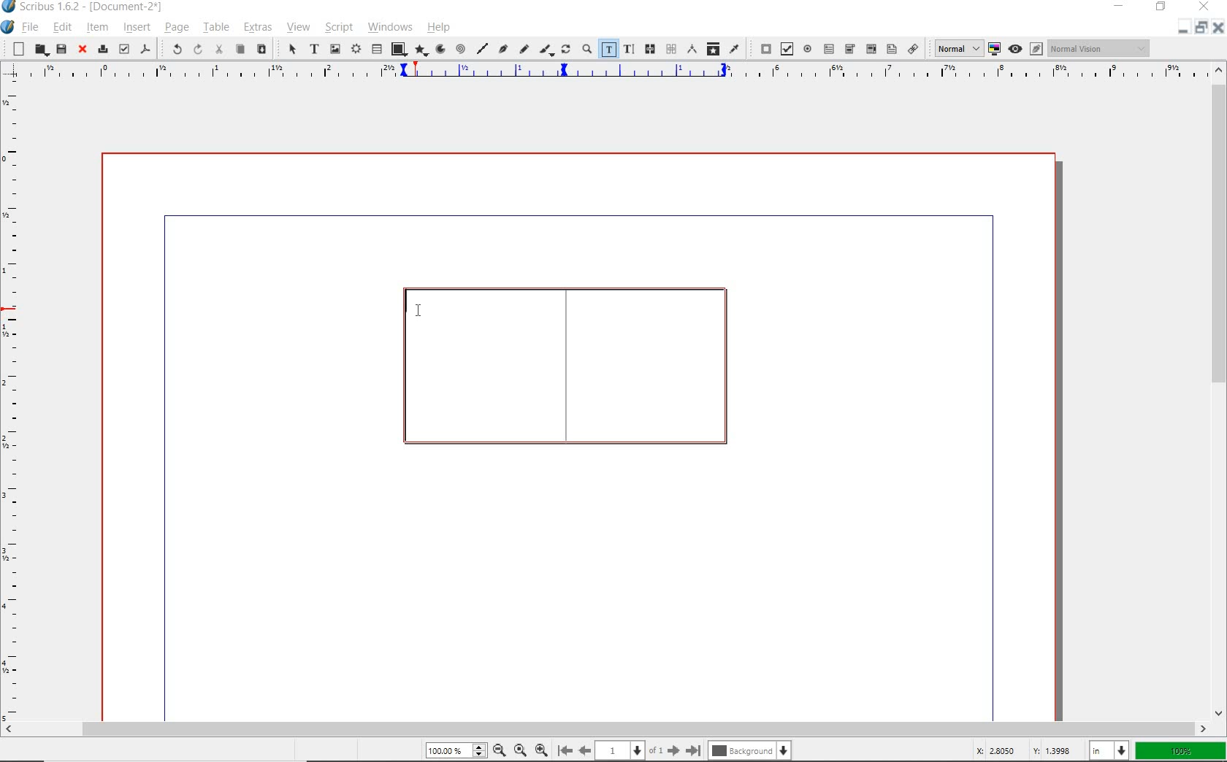  I want to click on link annotation, so click(911, 48).